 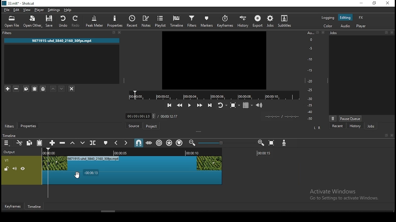 What do you see at coordinates (192, 22) in the screenshot?
I see `filters` at bounding box center [192, 22].